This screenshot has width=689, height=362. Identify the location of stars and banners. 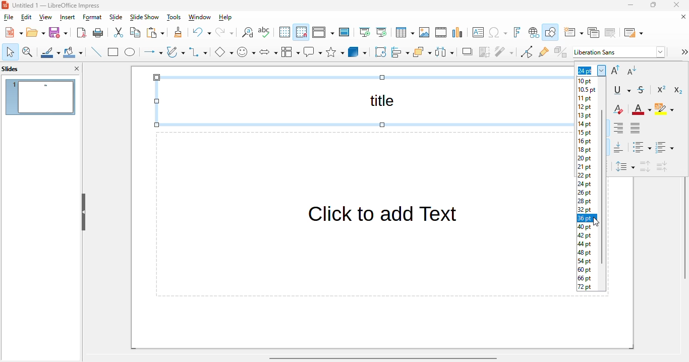
(335, 51).